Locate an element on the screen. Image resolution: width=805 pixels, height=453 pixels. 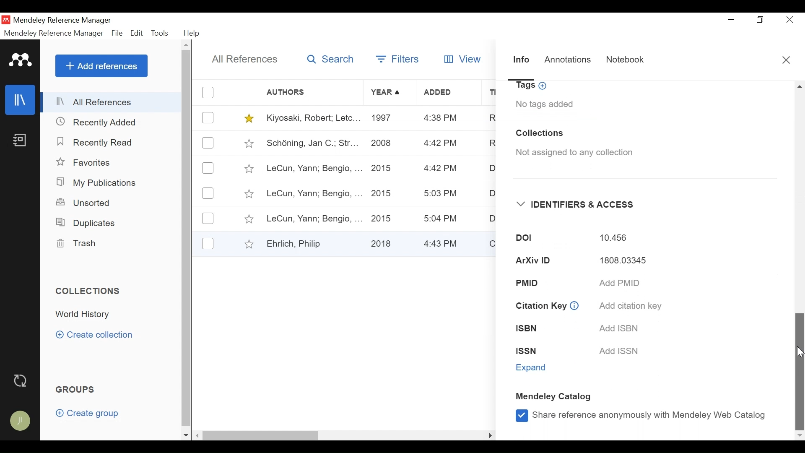
Expand is located at coordinates (533, 368).